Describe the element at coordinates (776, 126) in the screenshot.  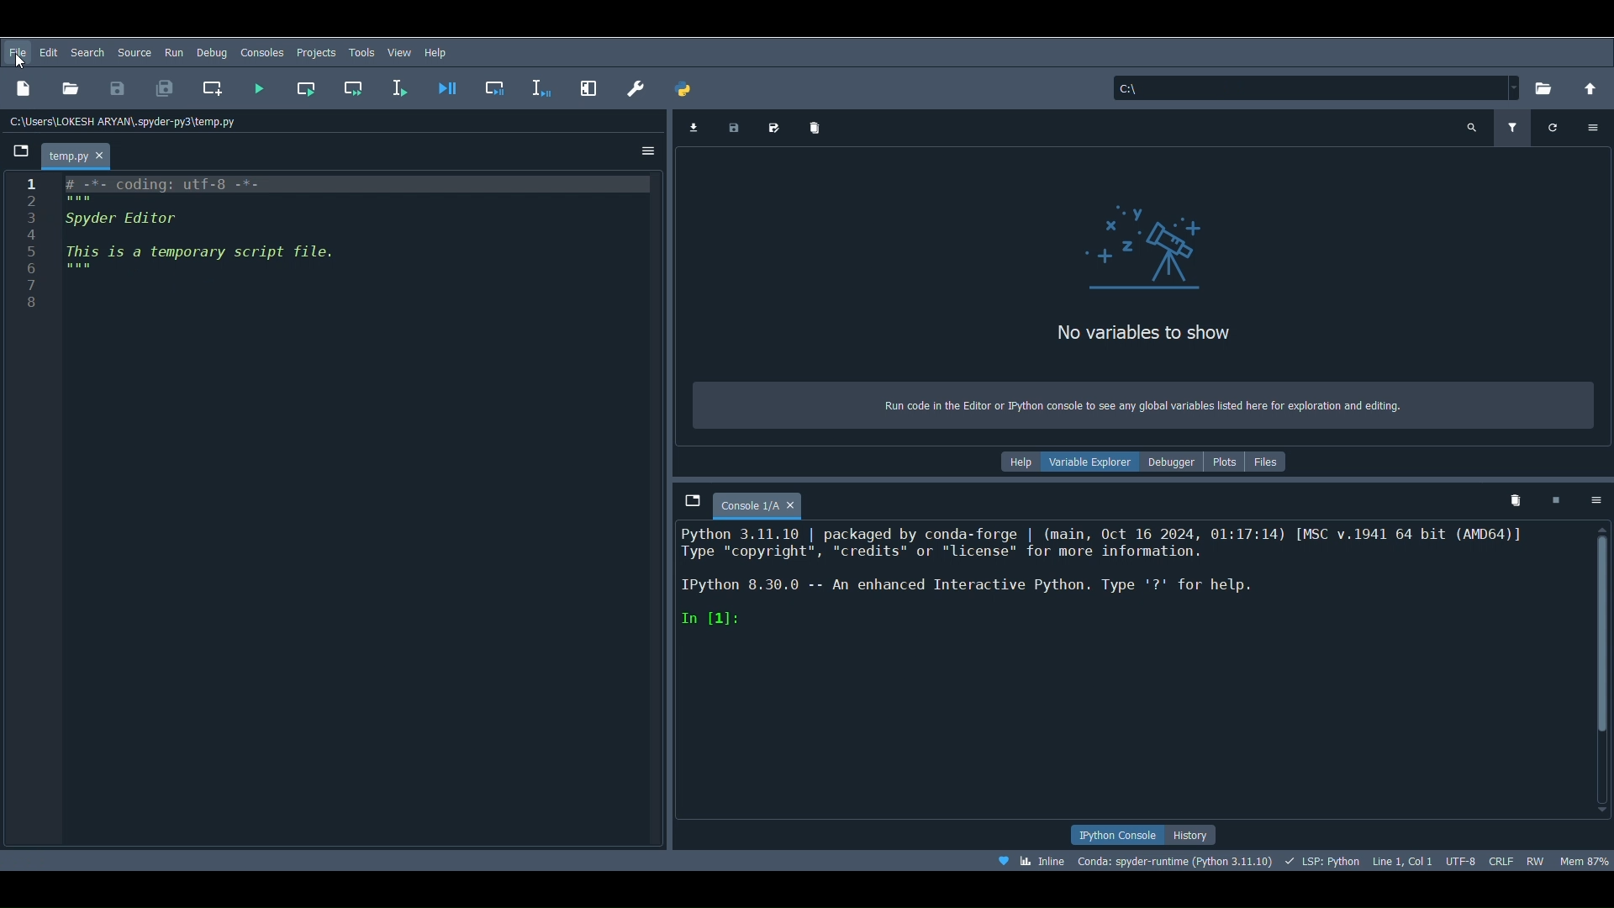
I see `Save data as` at that location.